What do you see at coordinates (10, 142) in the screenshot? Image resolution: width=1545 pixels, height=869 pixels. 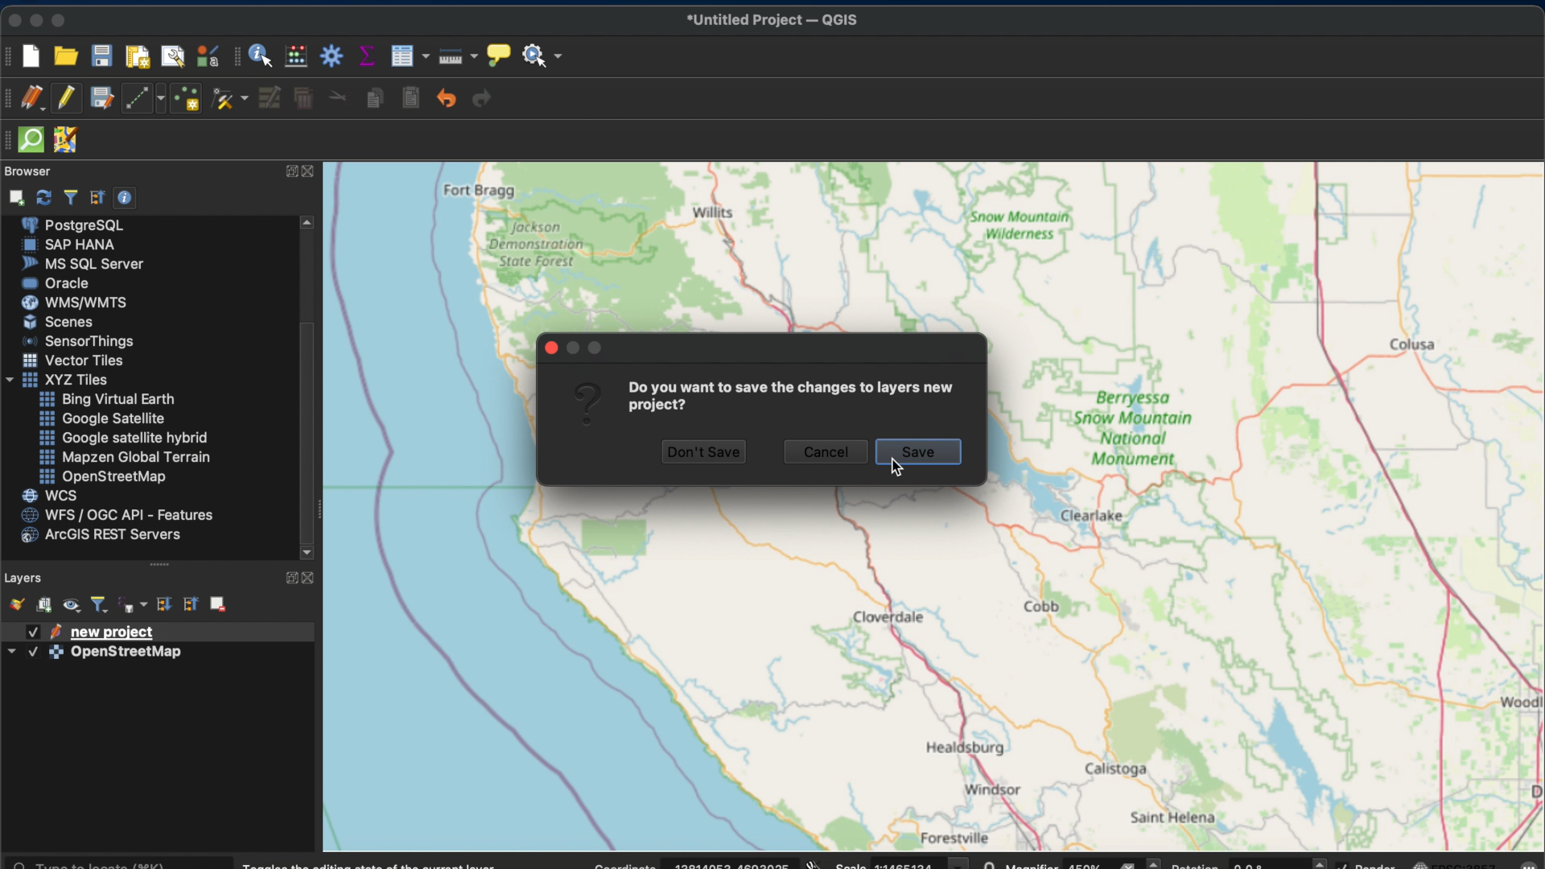 I see `drag handle` at bounding box center [10, 142].